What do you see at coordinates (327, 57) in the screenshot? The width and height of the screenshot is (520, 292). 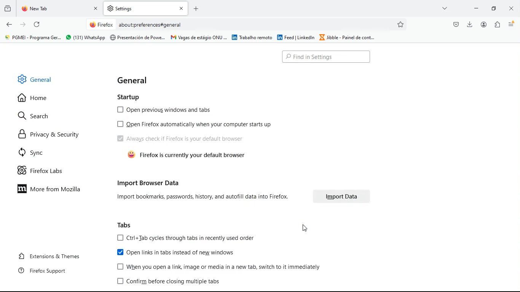 I see `Search bar` at bounding box center [327, 57].